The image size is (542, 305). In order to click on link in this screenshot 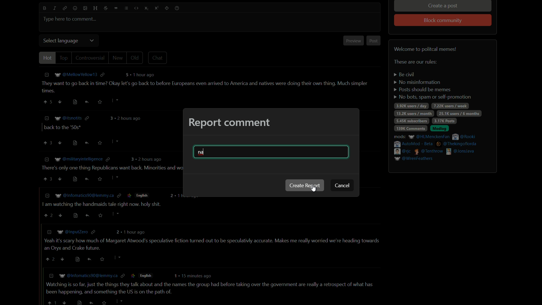, I will do `click(64, 8)`.